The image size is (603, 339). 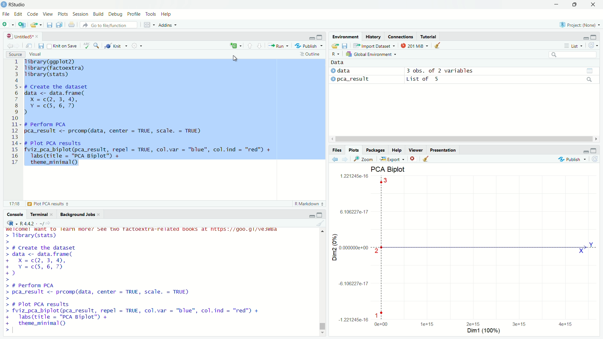 What do you see at coordinates (14, 54) in the screenshot?
I see `source` at bounding box center [14, 54].